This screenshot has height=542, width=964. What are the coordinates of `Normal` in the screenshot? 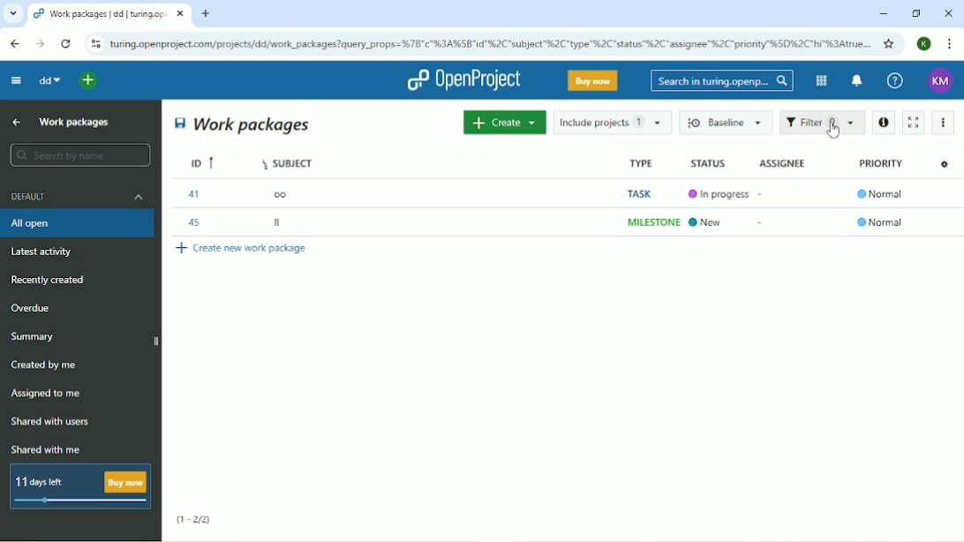 It's located at (880, 222).